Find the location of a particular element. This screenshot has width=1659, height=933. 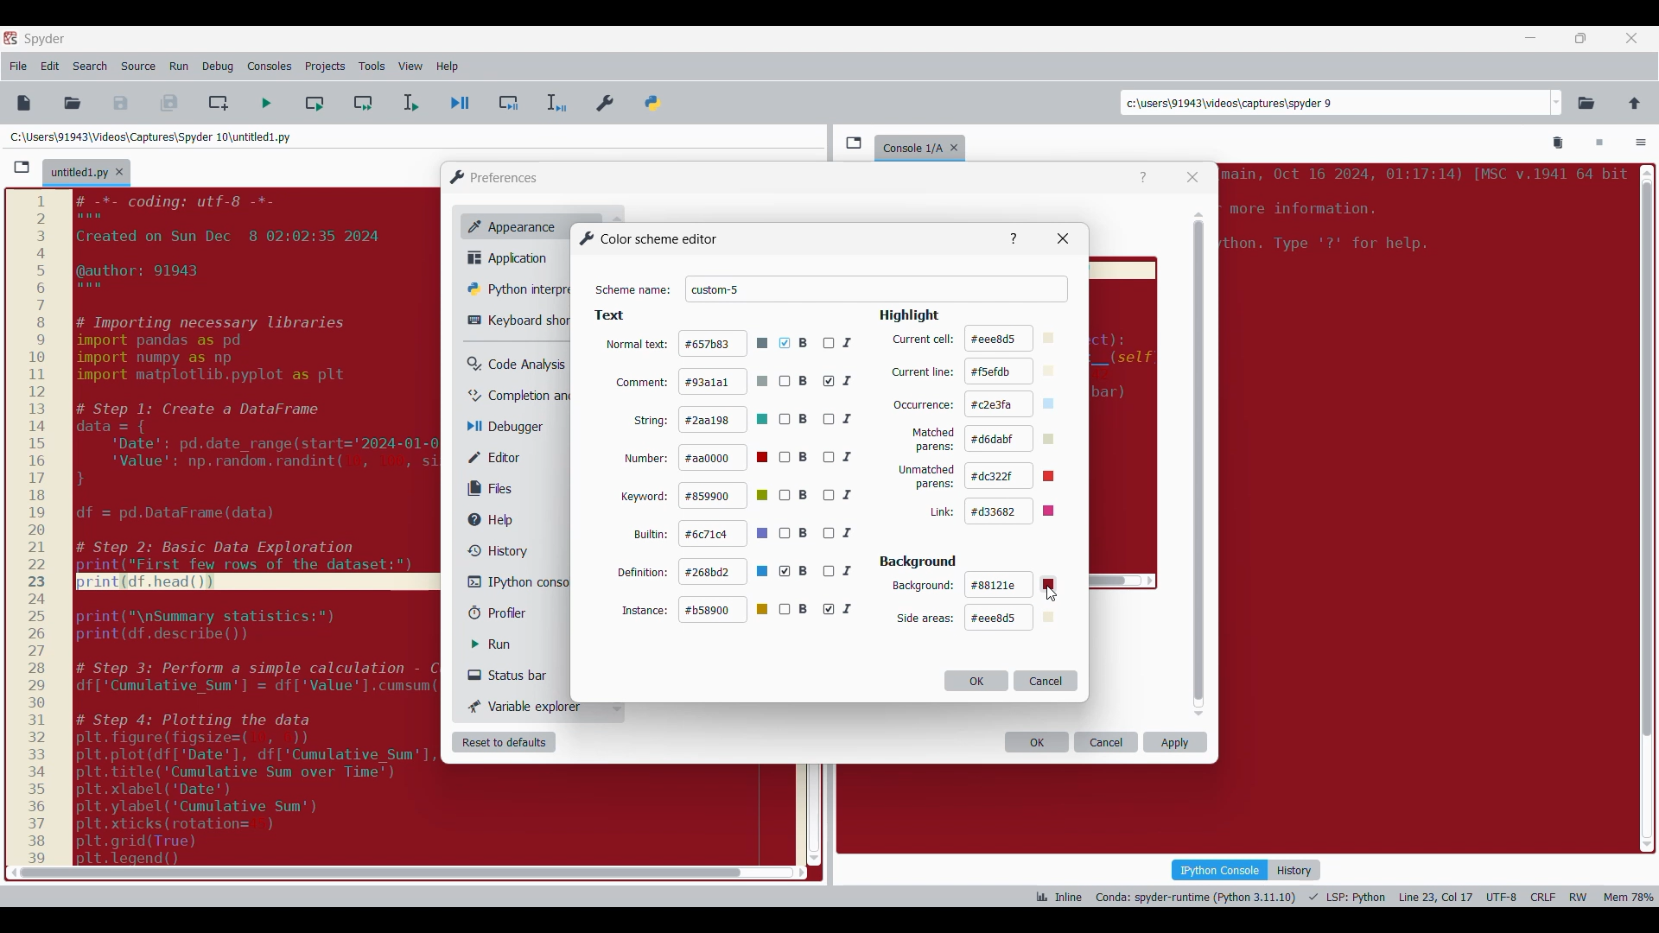

#f5efdb is located at coordinates (1013, 371).